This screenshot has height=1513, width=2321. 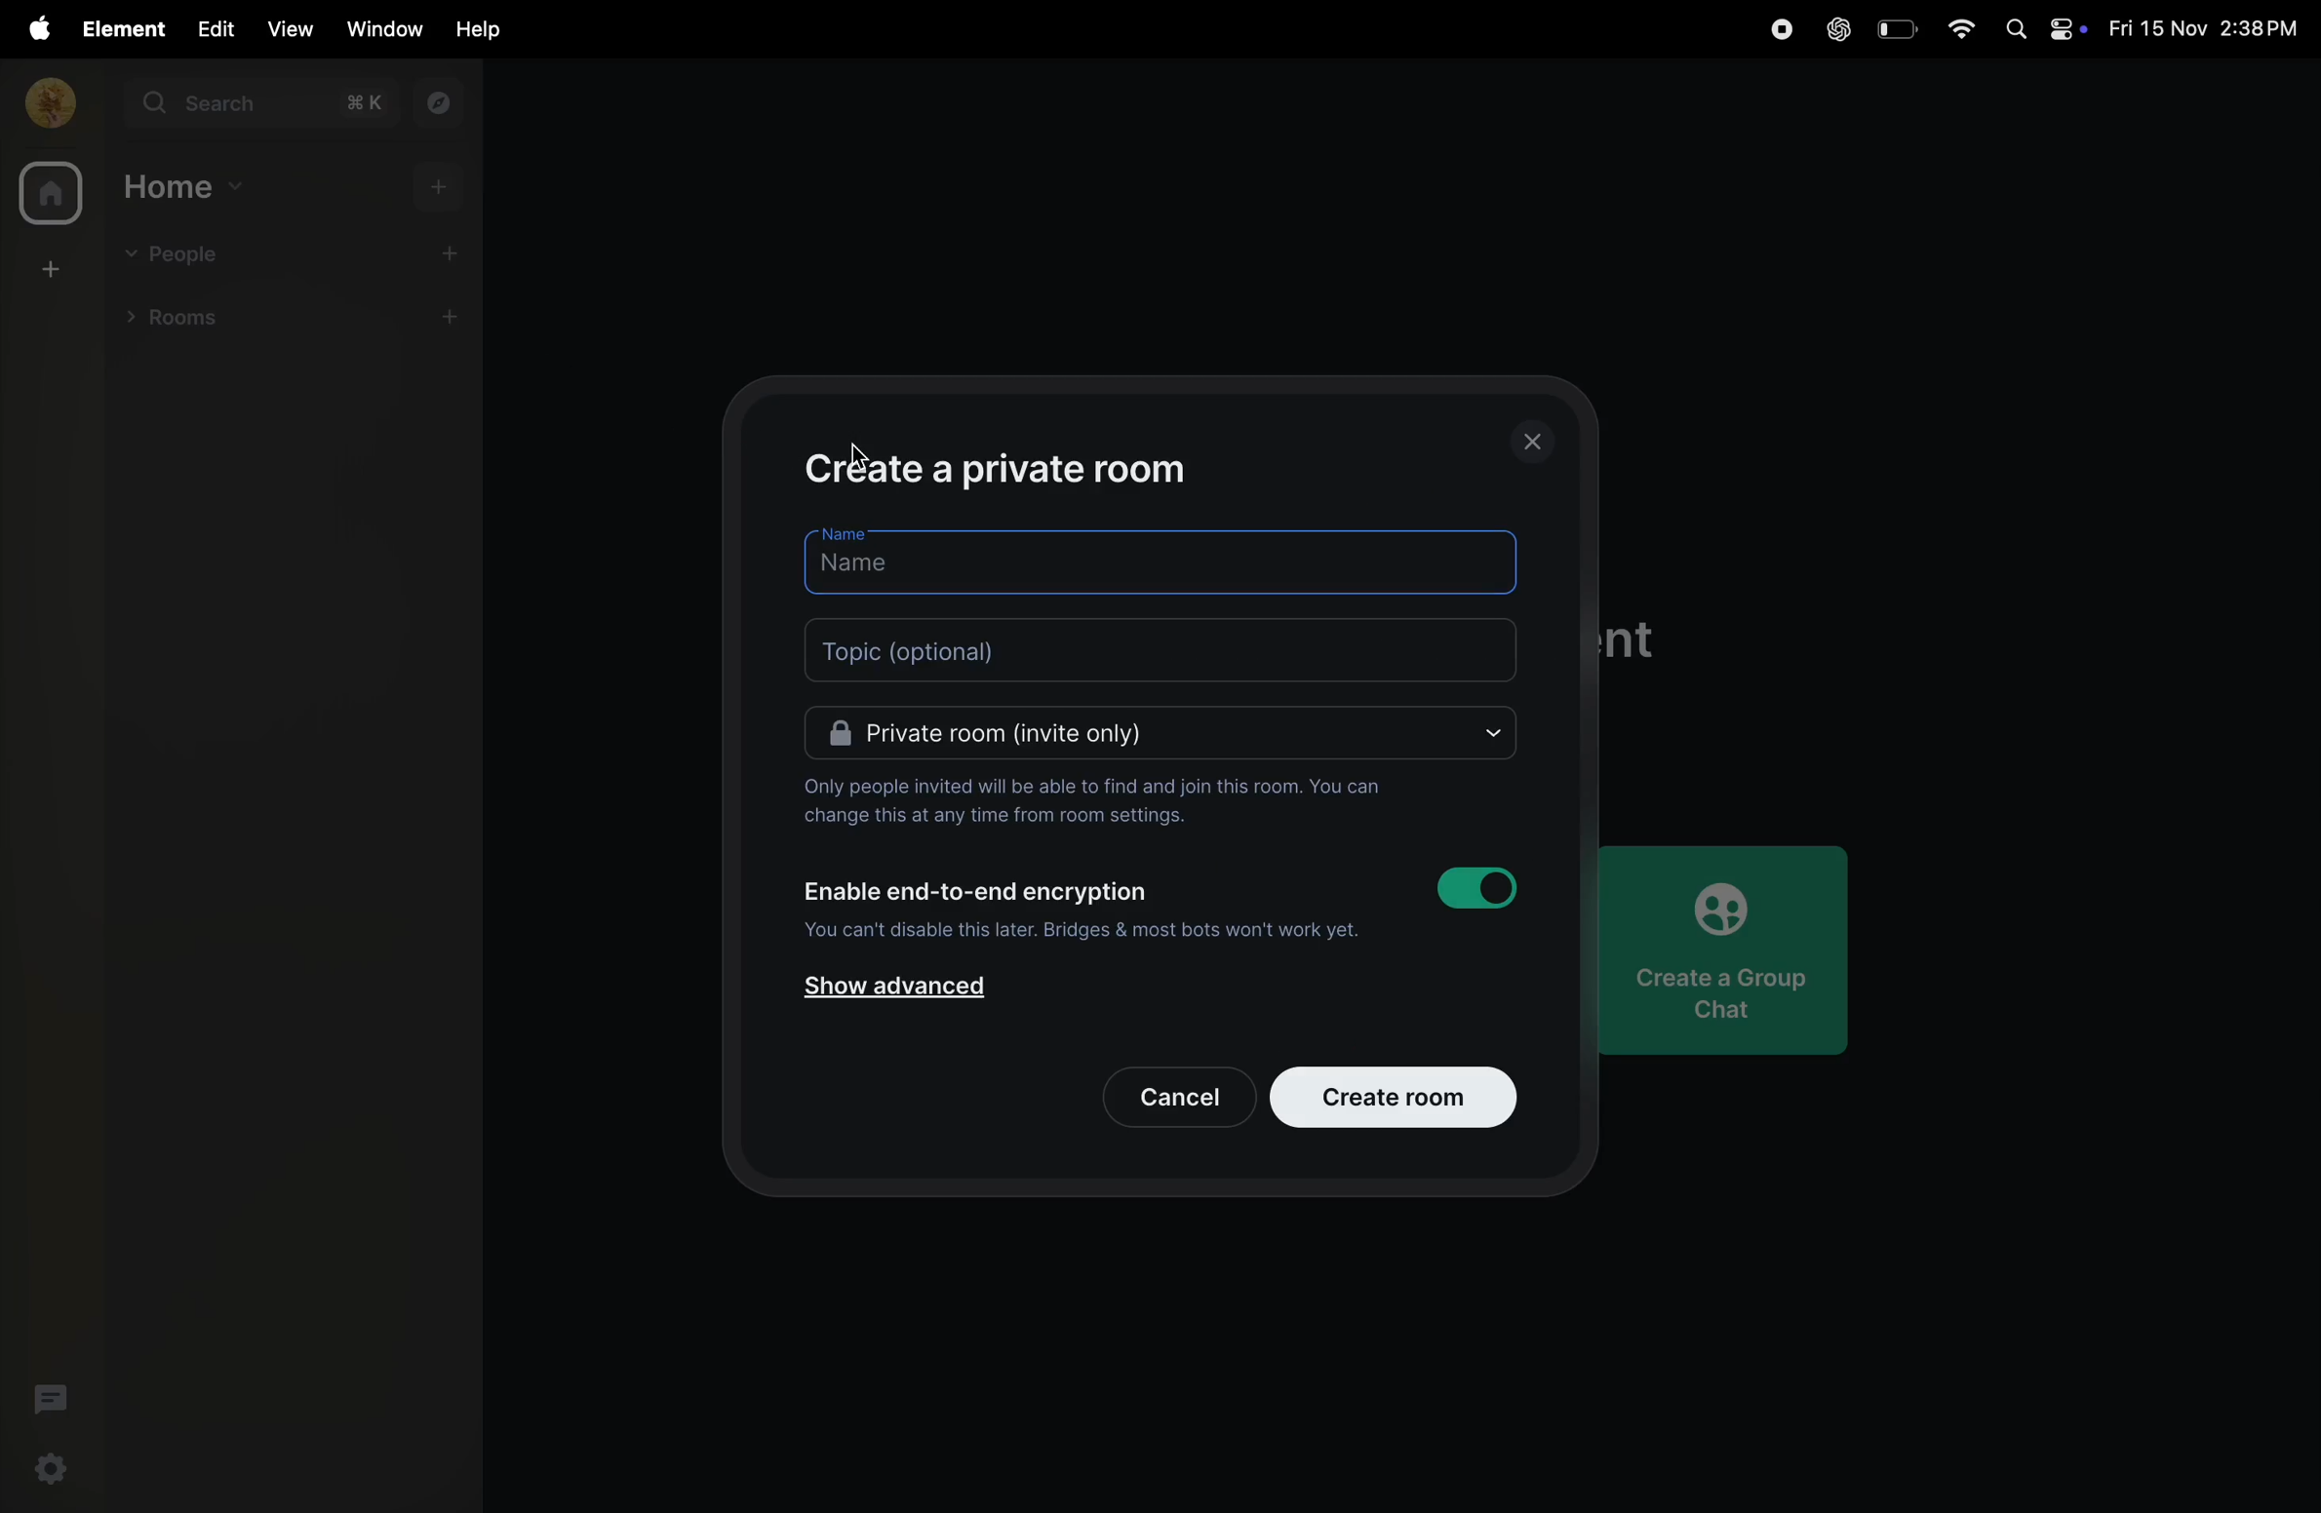 I want to click on topic, so click(x=1165, y=650).